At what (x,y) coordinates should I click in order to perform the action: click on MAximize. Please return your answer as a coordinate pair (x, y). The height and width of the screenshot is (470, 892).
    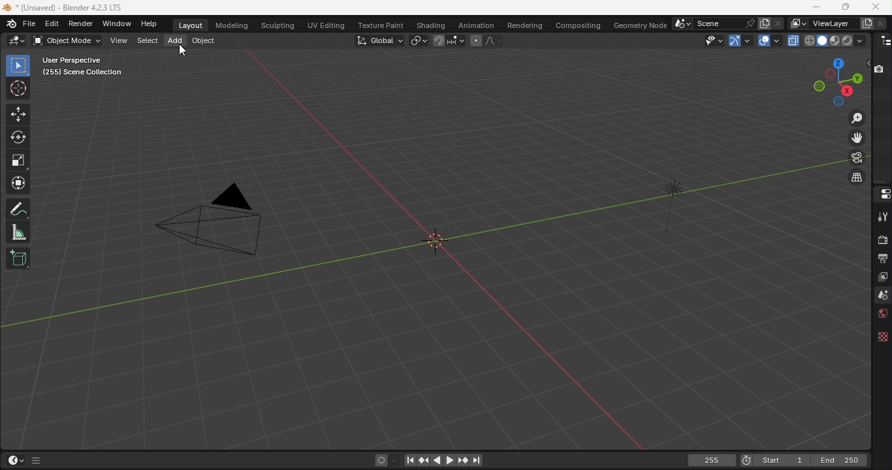
    Looking at the image, I should click on (847, 8).